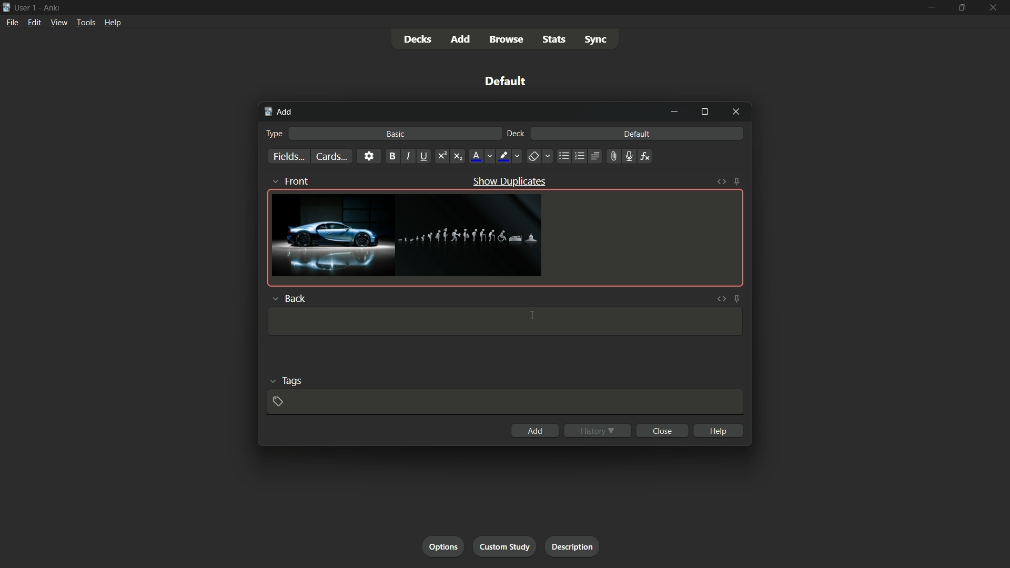  What do you see at coordinates (645, 156) in the screenshot?
I see `equation` at bounding box center [645, 156].